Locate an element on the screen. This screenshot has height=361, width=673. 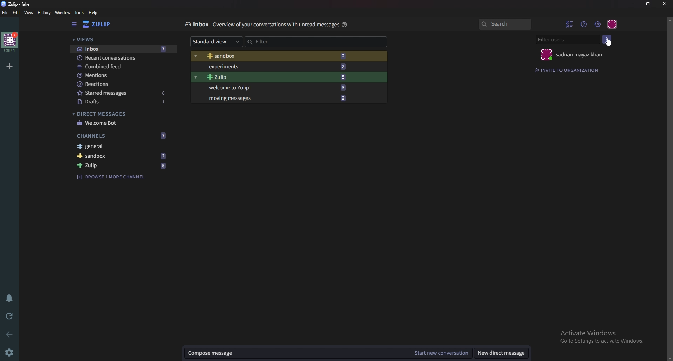
views is located at coordinates (120, 40).